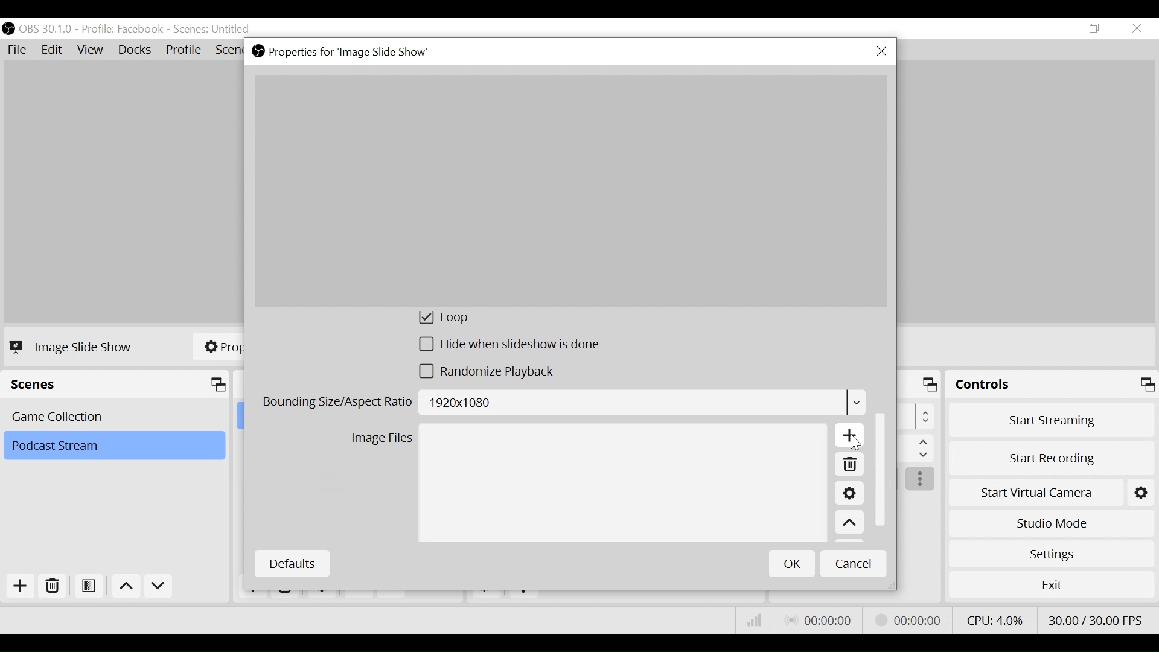 This screenshot has width=1159, height=652. Describe the element at coordinates (921, 480) in the screenshot. I see `more options` at that location.